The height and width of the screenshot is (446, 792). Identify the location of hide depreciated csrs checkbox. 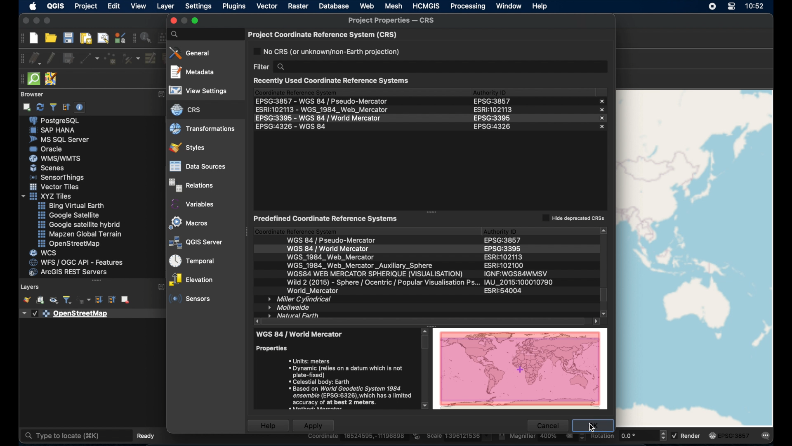
(571, 217).